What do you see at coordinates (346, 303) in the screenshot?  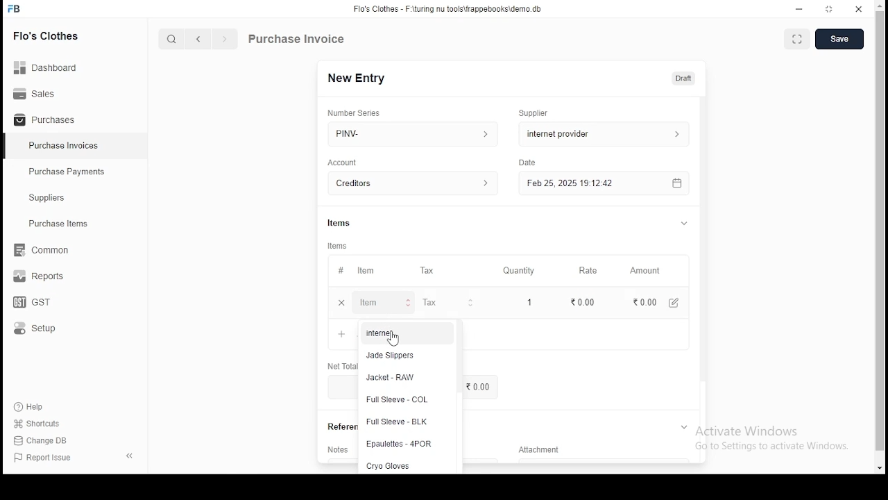 I see `+` at bounding box center [346, 303].